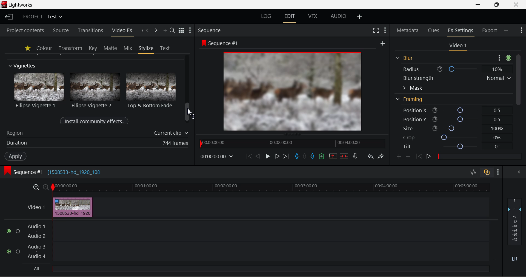 The height and width of the screenshot is (277, 526). What do you see at coordinates (96, 144) in the screenshot?
I see `Duration` at bounding box center [96, 144].